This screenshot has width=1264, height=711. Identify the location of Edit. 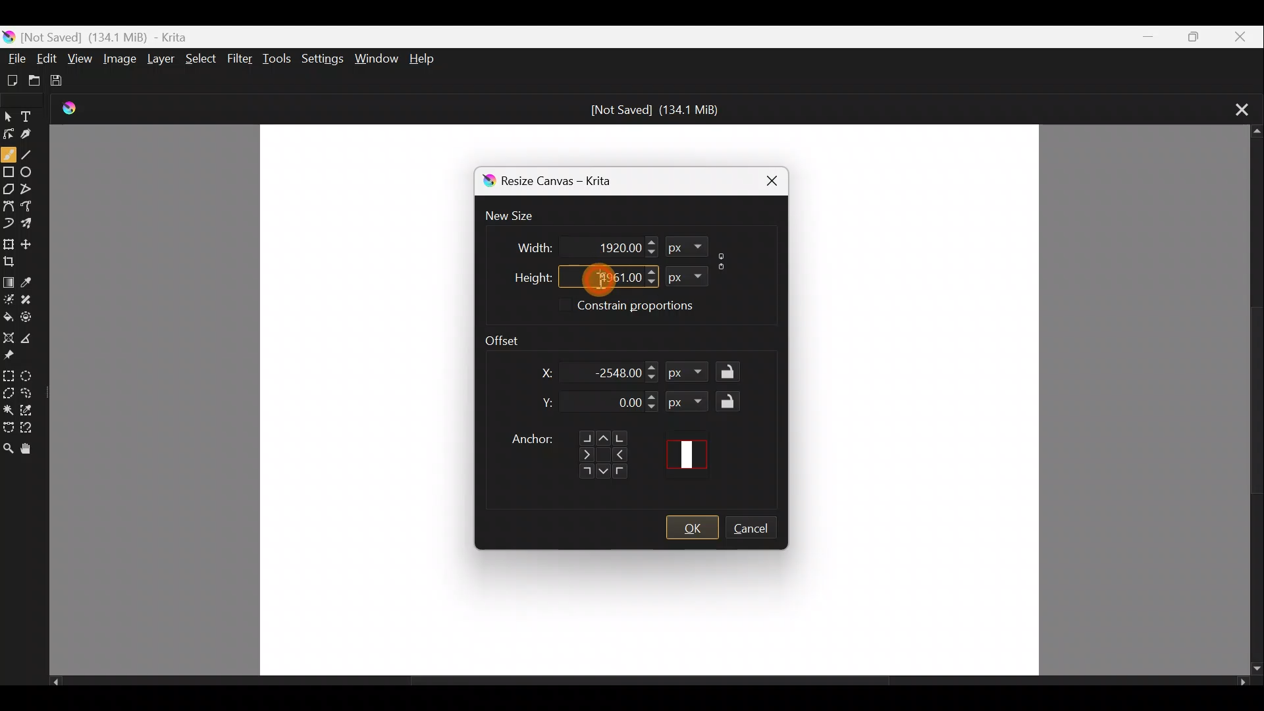
(47, 58).